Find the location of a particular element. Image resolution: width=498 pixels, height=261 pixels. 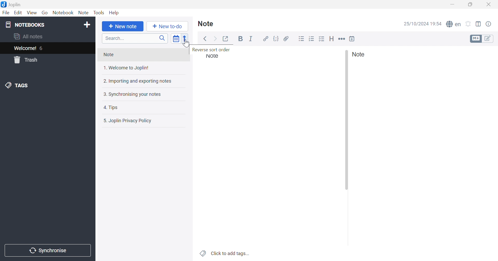

Toggle external editing is located at coordinates (227, 39).